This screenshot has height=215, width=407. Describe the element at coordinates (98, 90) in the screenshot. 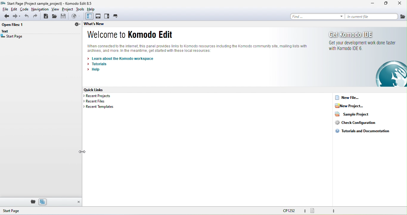

I see `quick lines` at that location.